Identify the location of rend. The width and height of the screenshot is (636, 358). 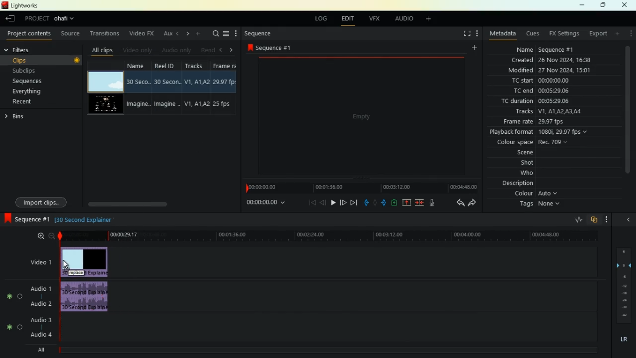
(209, 50).